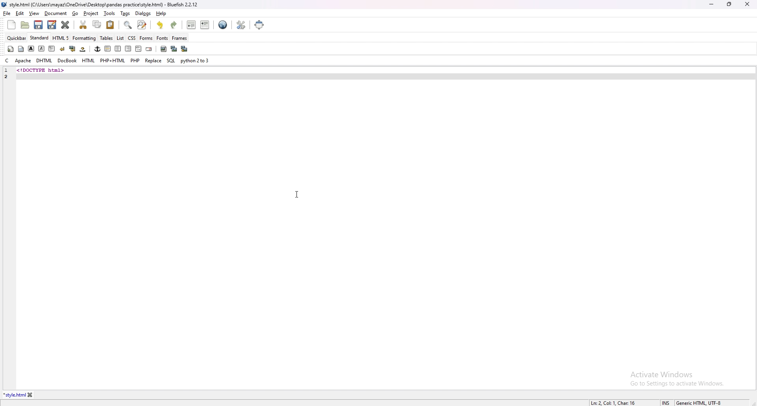 This screenshot has width=757, height=406. Describe the element at coordinates (160, 25) in the screenshot. I see `undo` at that location.